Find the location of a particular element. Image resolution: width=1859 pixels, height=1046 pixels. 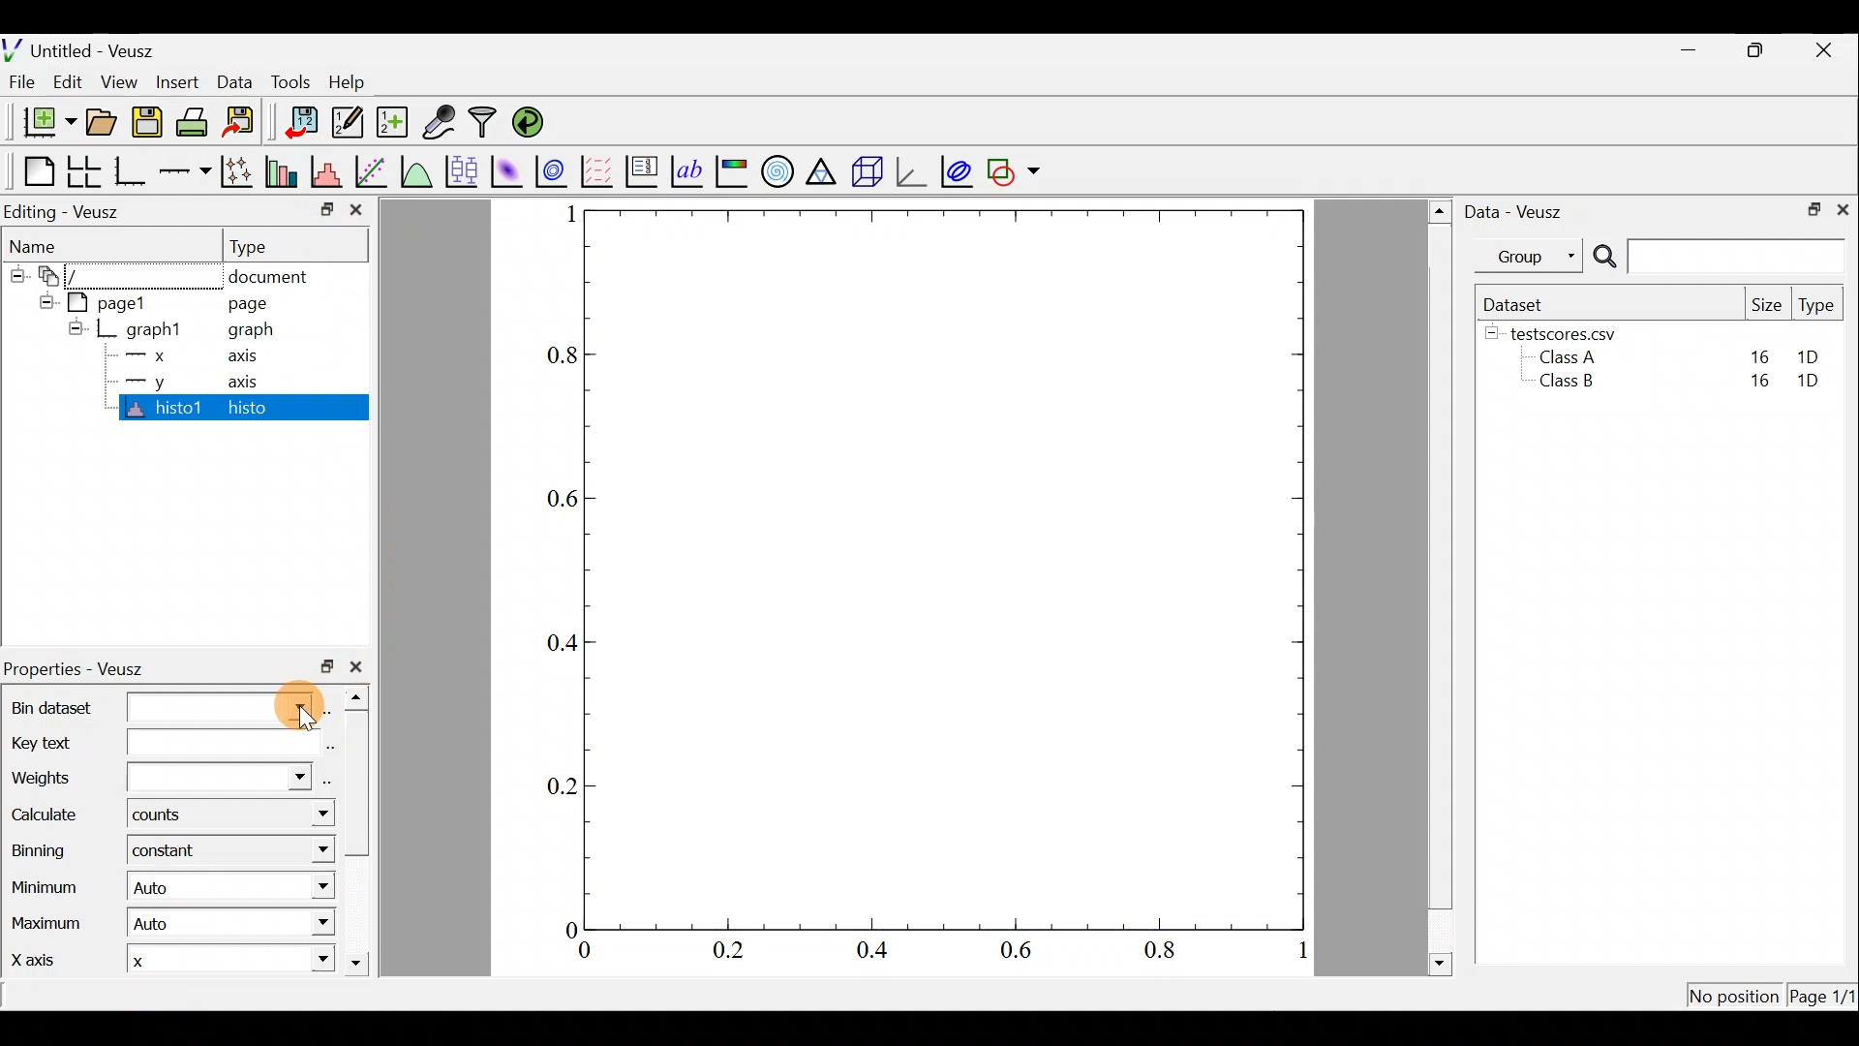

Editing - Veusz is located at coordinates (72, 211).